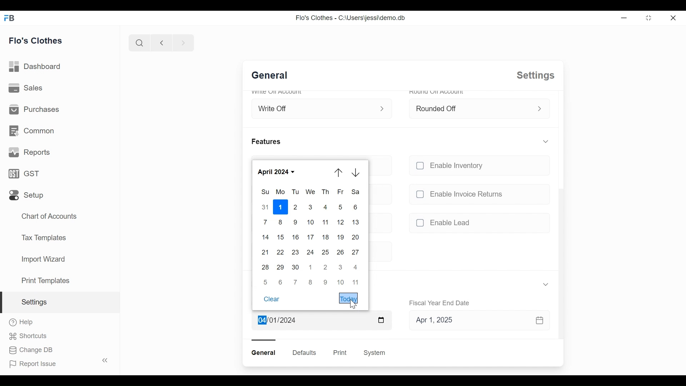 Image resolution: width=686 pixels, height=386 pixels. What do you see at coordinates (27, 174) in the screenshot?
I see `GST` at bounding box center [27, 174].